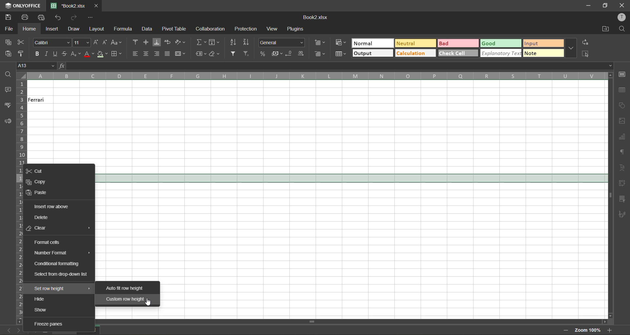 The image size is (630, 335). What do you see at coordinates (102, 54) in the screenshot?
I see `fill color` at bounding box center [102, 54].